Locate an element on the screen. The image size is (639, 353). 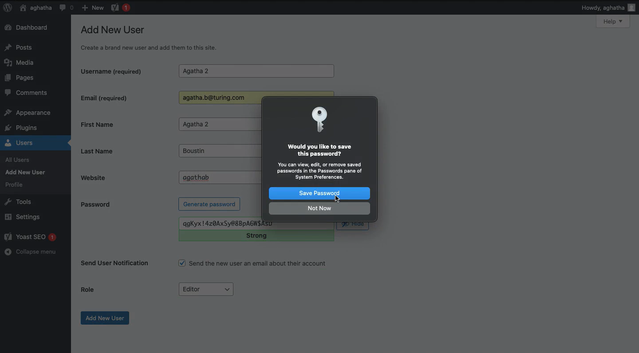
 add new user is located at coordinates (106, 318).